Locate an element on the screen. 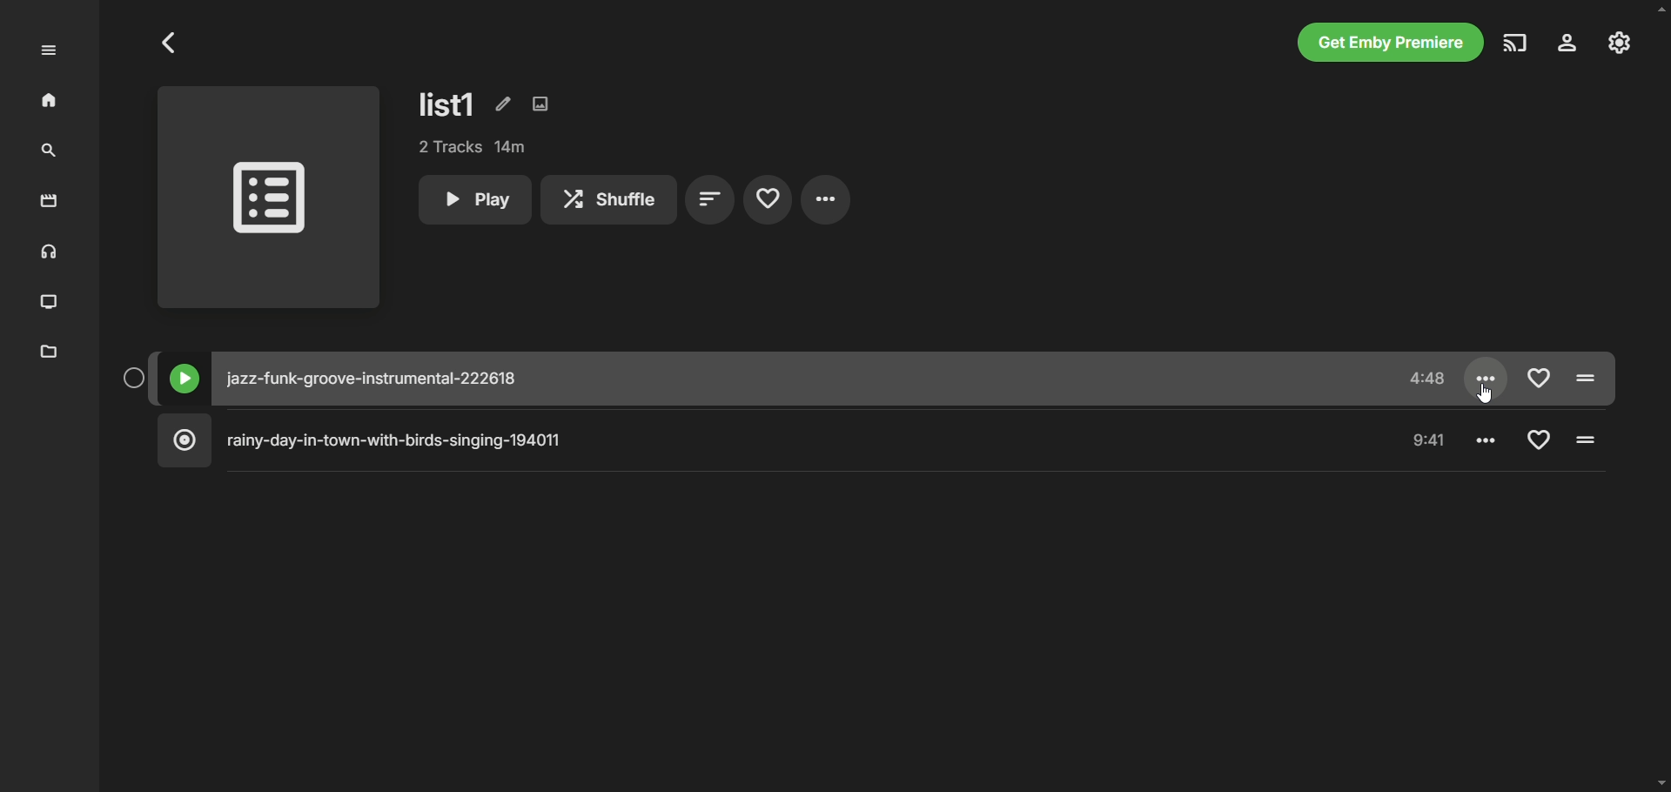 Image resolution: width=1671 pixels, height=792 pixels. manage emby server is located at coordinates (1620, 43).